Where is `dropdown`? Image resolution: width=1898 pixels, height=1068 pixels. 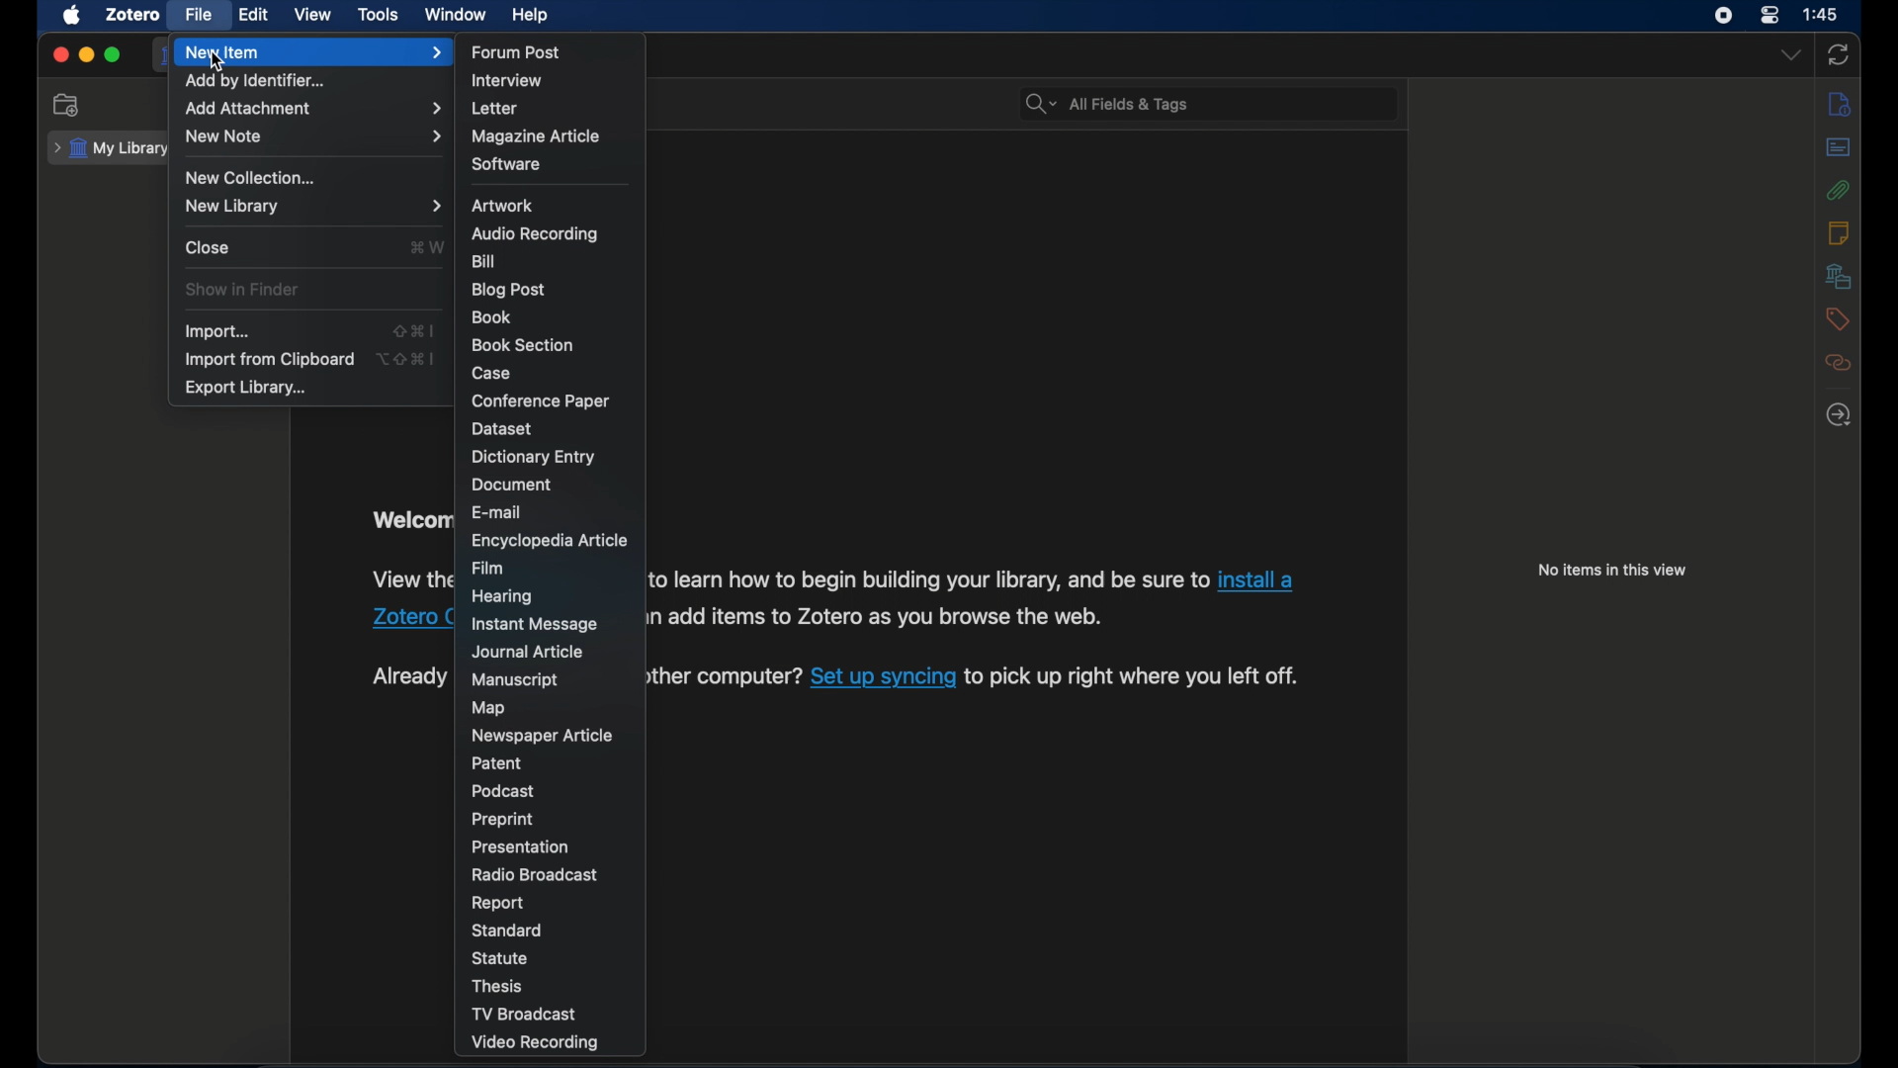
dropdown is located at coordinates (1791, 56).